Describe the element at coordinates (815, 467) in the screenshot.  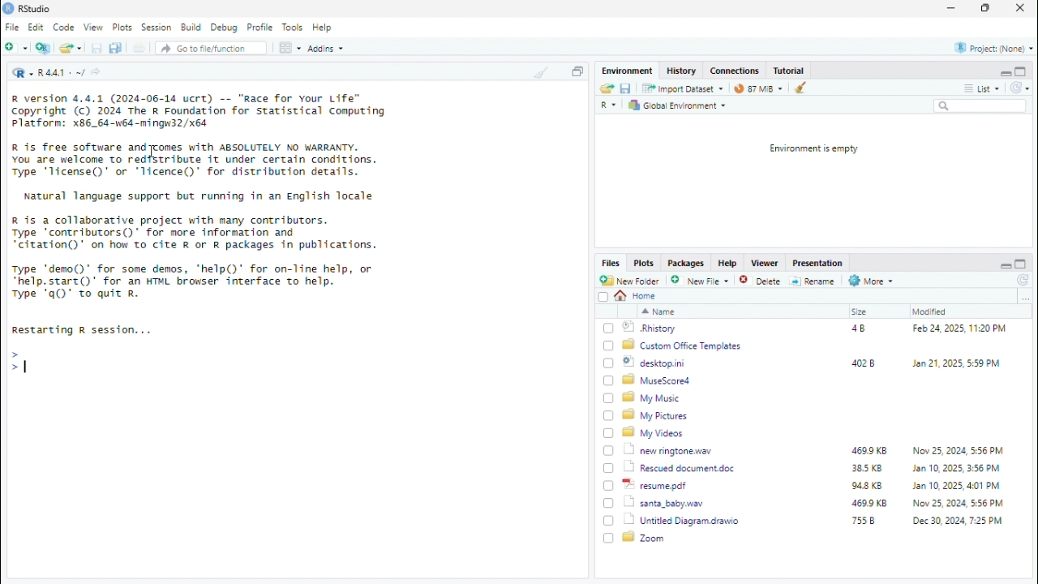
I see `Rescued document.doc 38.5KB Jan 10,2025 3:56 PM` at that location.